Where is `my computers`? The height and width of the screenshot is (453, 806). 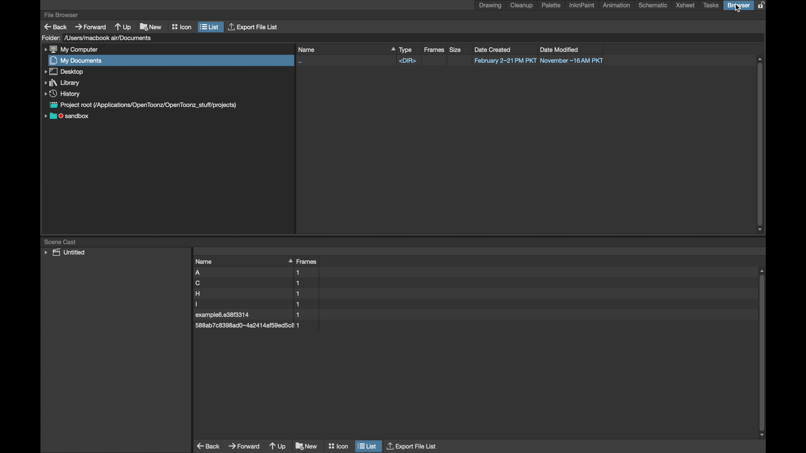
my computers is located at coordinates (71, 49).